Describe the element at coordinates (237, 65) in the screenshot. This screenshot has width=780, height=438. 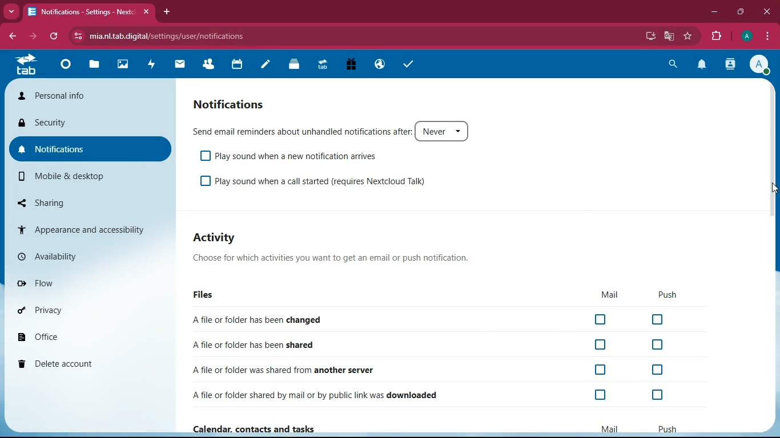
I see `calendar` at that location.